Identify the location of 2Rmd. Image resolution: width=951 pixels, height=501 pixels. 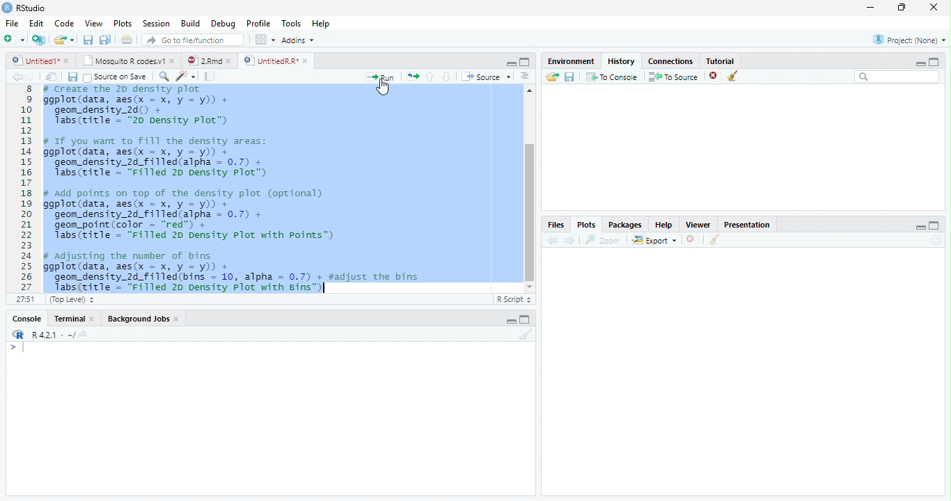
(203, 60).